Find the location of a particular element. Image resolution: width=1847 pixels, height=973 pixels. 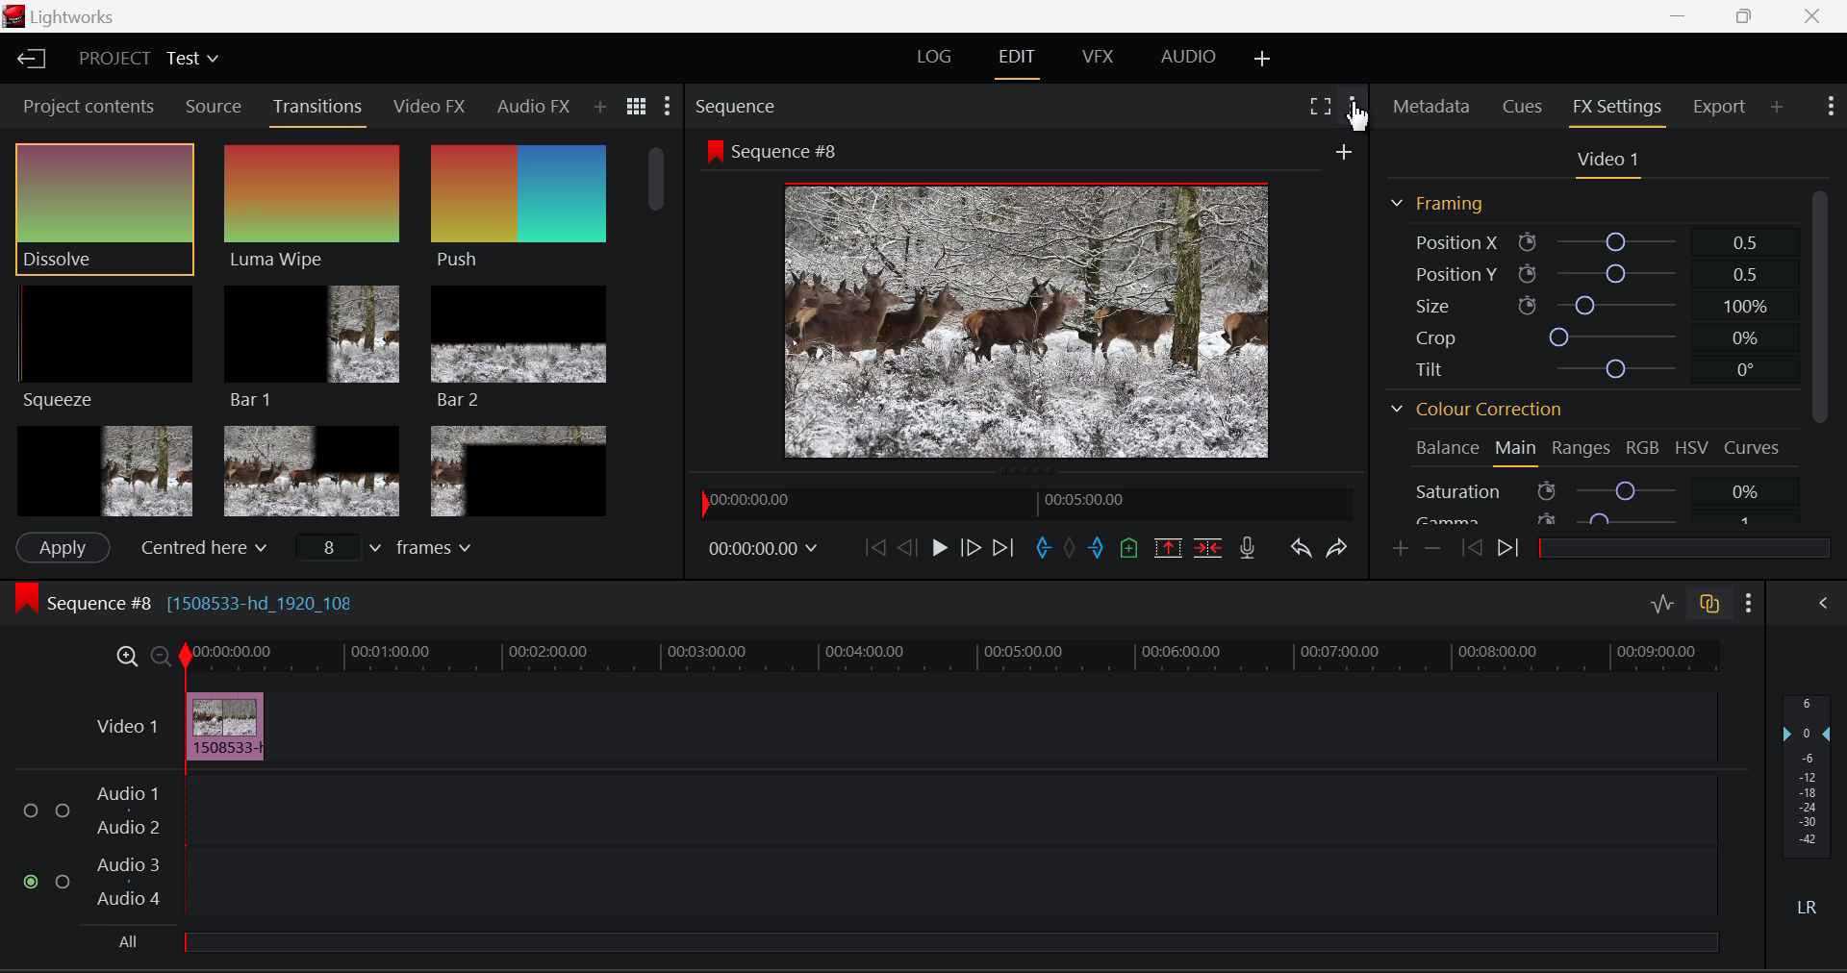

Bar 1 is located at coordinates (312, 343).